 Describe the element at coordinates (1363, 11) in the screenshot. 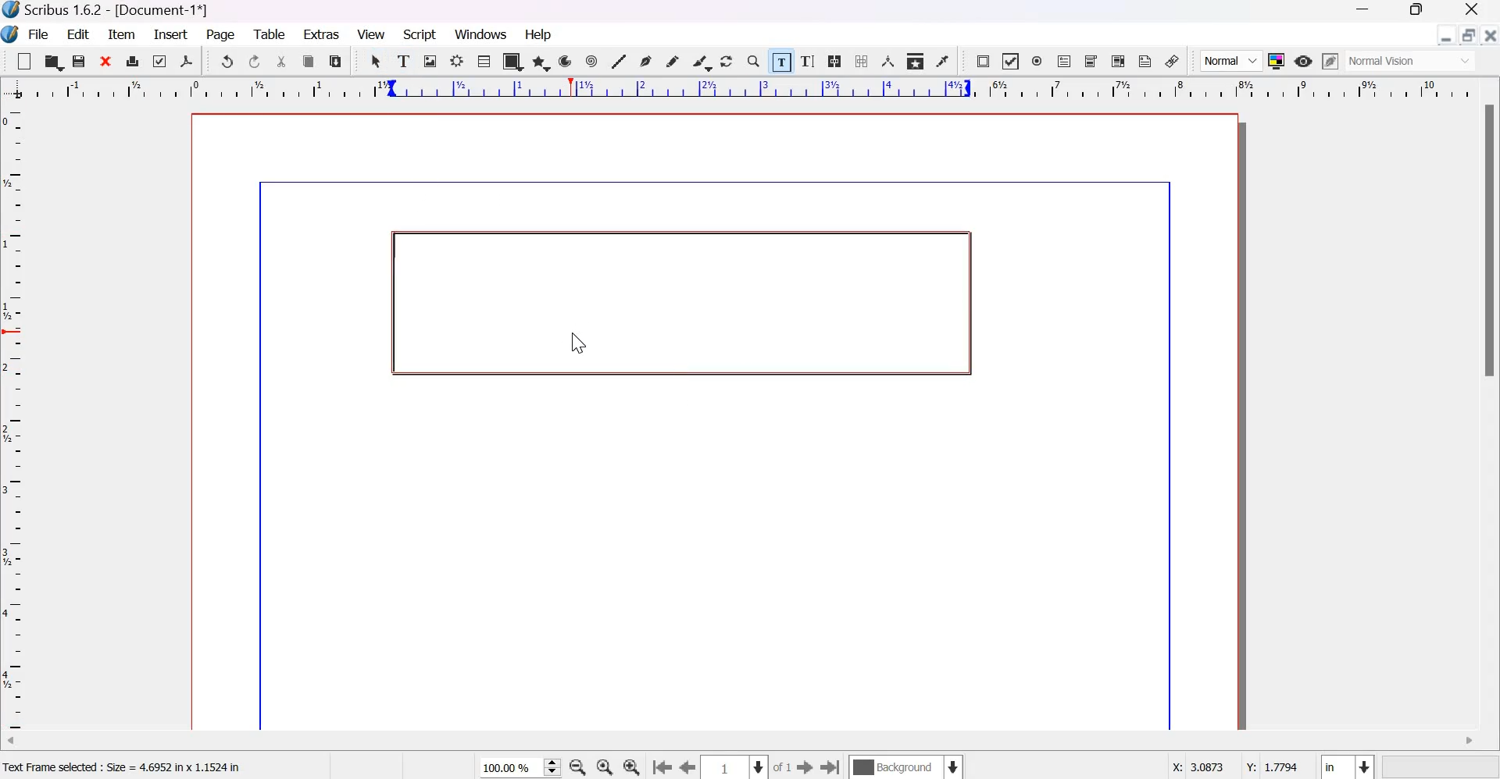

I see `Minimize` at that location.